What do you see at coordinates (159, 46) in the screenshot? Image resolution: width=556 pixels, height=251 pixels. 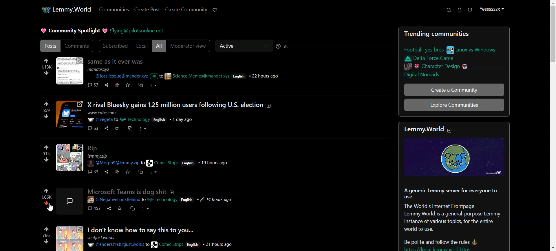 I see `All` at bounding box center [159, 46].